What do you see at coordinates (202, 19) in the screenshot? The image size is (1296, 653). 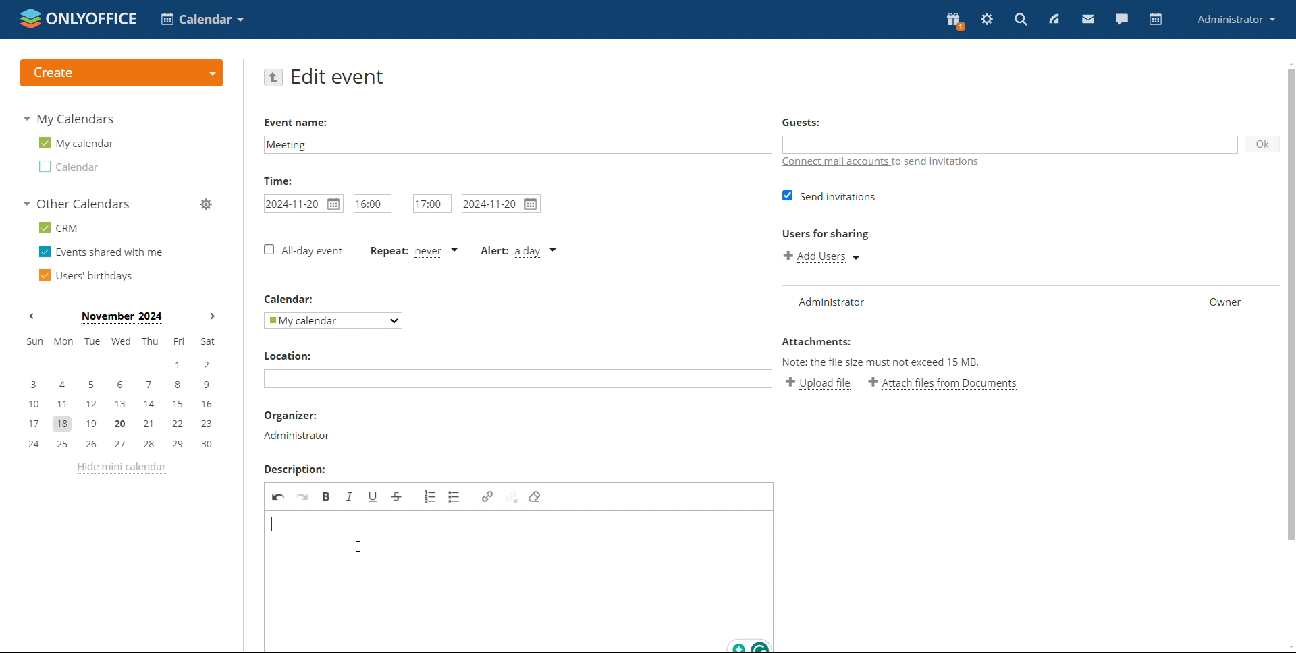 I see `select application` at bounding box center [202, 19].